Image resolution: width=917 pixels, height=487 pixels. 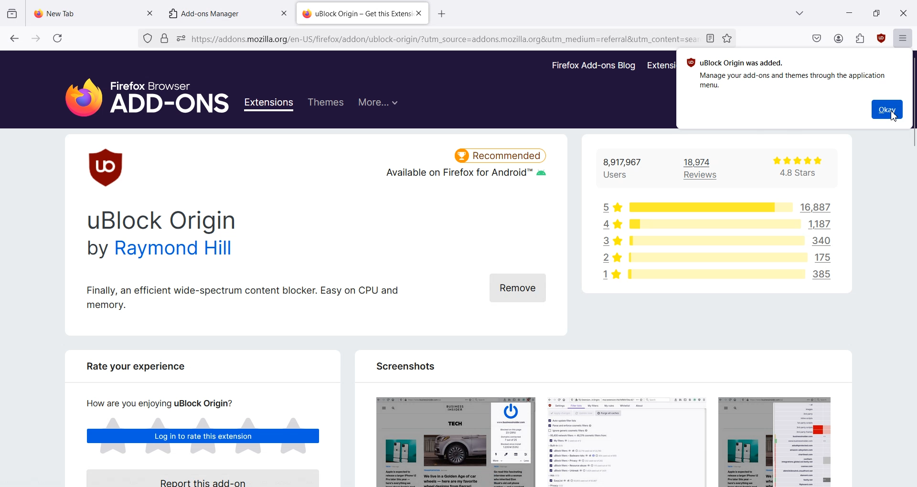 What do you see at coordinates (710, 38) in the screenshot?
I see `Toggle reader view` at bounding box center [710, 38].